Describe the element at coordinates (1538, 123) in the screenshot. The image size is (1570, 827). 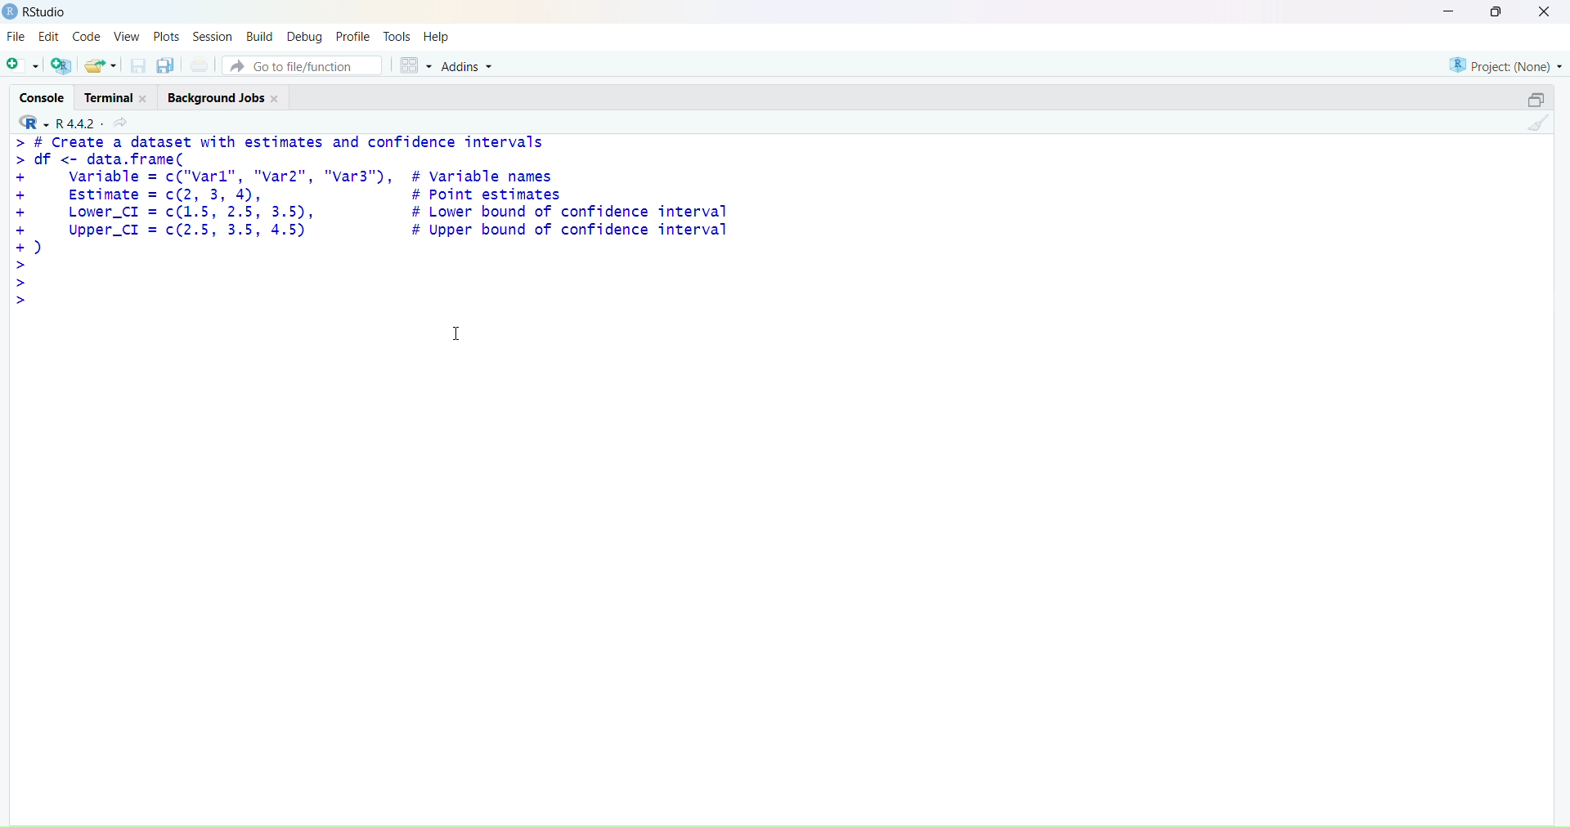
I see `clear console` at that location.